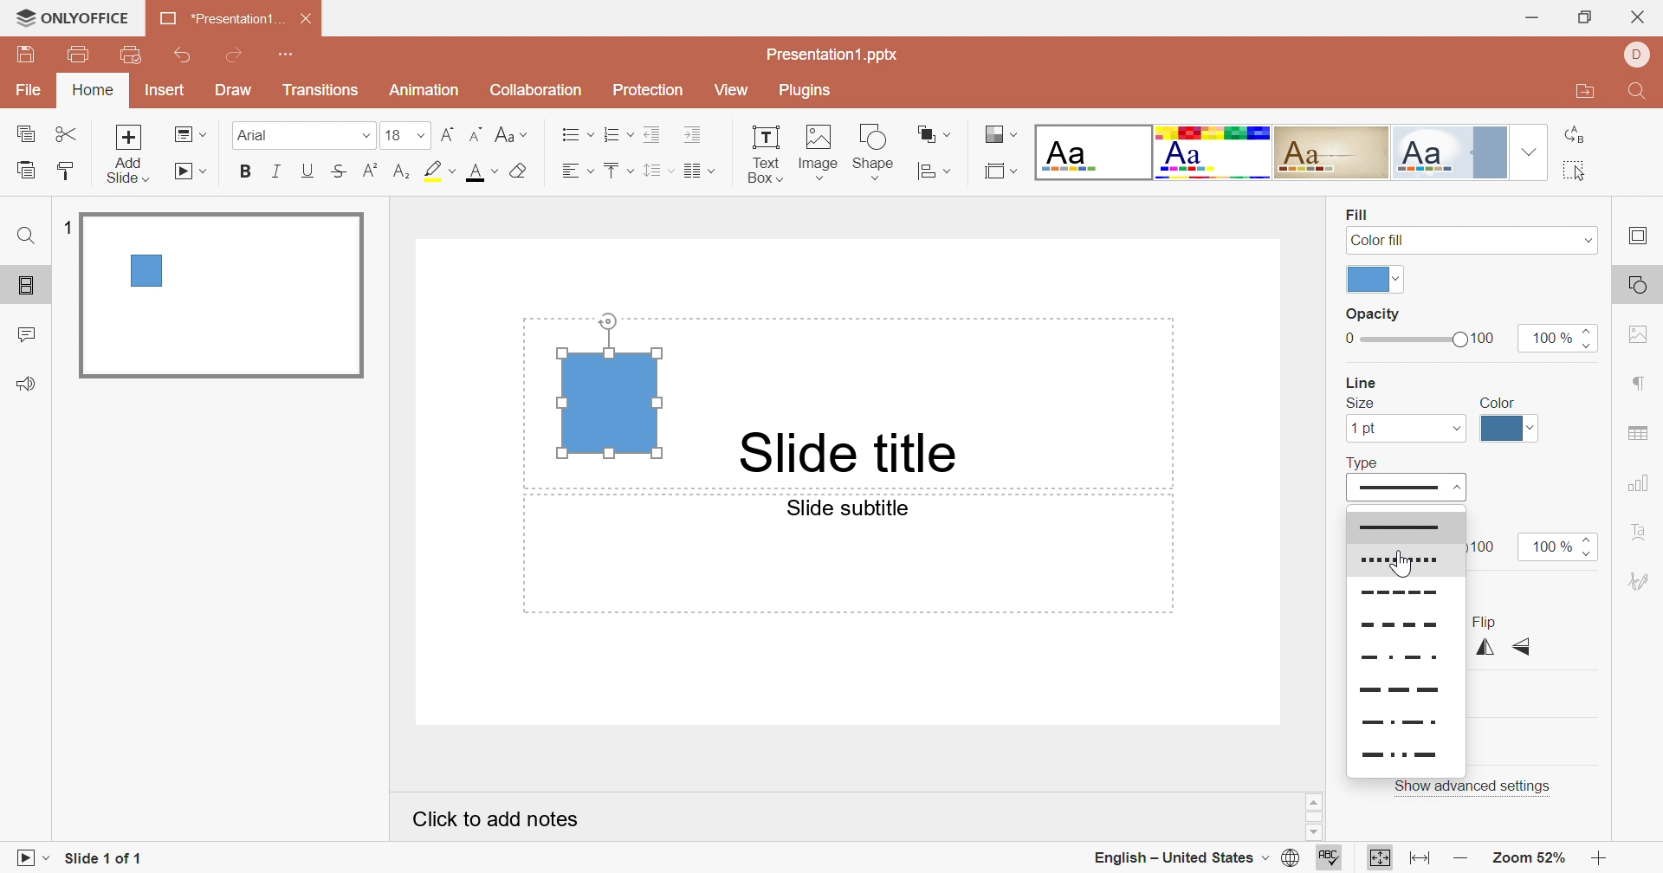 The image size is (1663, 873). I want to click on Arrange shape, so click(936, 133).